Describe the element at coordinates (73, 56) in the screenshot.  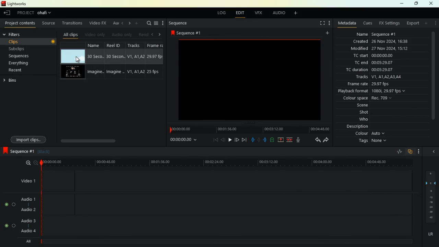
I see `video` at that location.